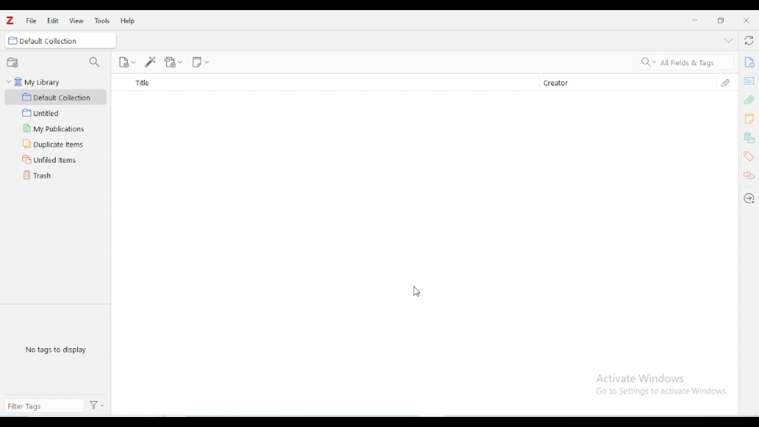 The image size is (759, 427). Describe the element at coordinates (44, 406) in the screenshot. I see `filter tags` at that location.